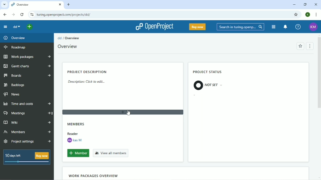 This screenshot has height=180, width=321. I want to click on Members, so click(27, 132).